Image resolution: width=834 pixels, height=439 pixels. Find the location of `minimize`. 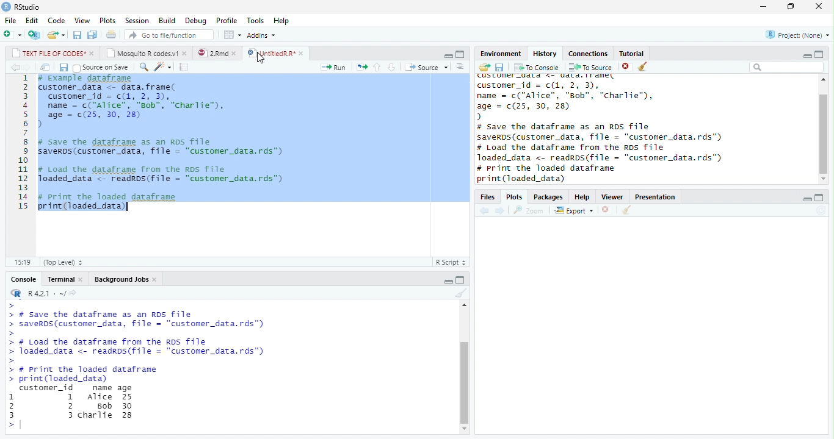

minimize is located at coordinates (763, 6).